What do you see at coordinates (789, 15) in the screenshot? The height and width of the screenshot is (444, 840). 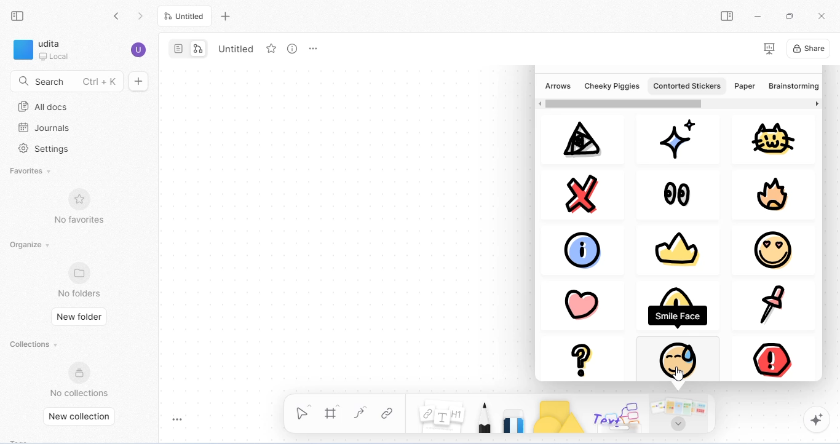 I see `maximize ` at bounding box center [789, 15].